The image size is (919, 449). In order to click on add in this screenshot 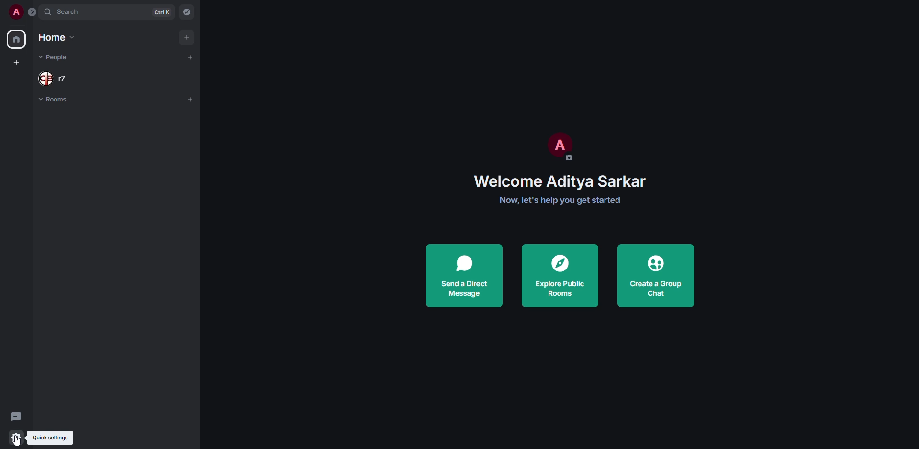, I will do `click(192, 57)`.